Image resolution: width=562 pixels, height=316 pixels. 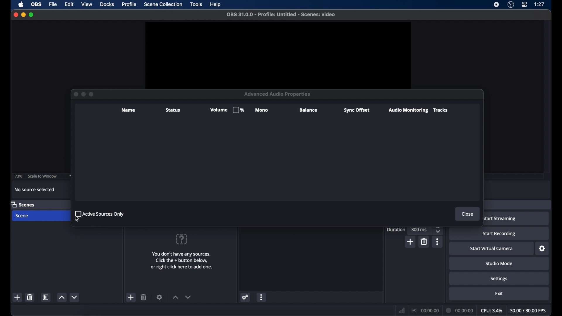 I want to click on cpu, so click(x=491, y=311).